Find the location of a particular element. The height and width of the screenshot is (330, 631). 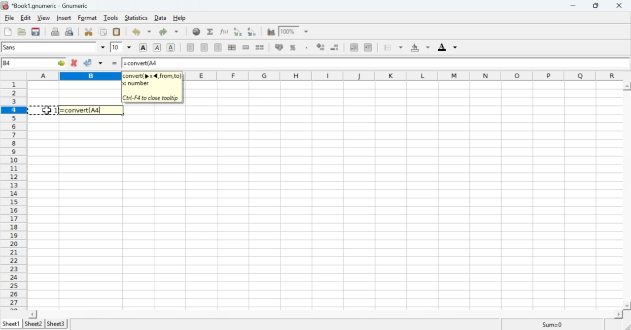

Foreground is located at coordinates (449, 47).